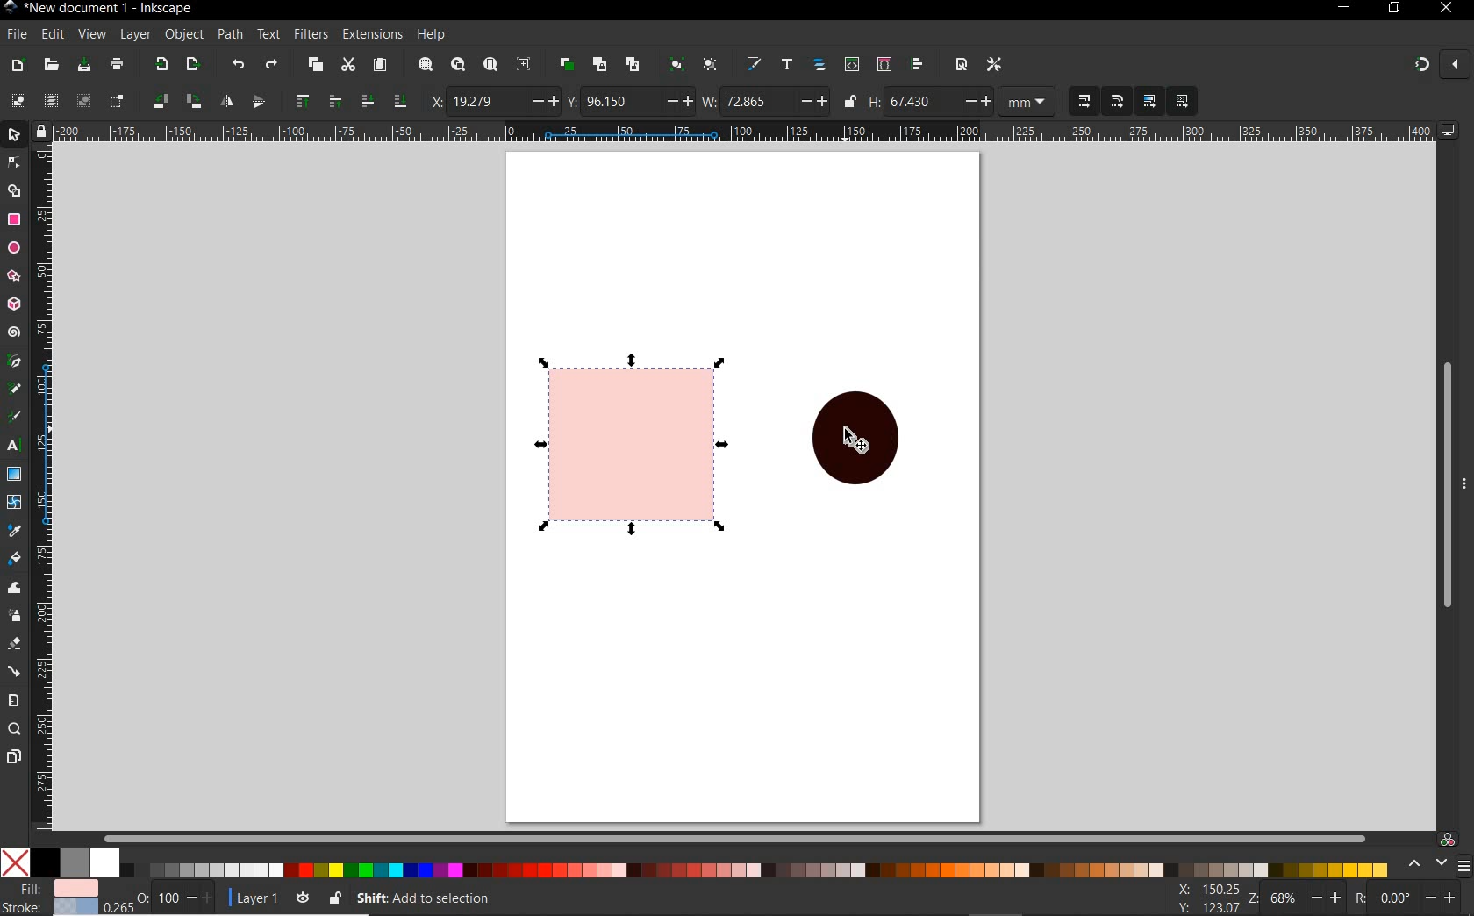 The width and height of the screenshot is (1474, 916). What do you see at coordinates (1304, 900) in the screenshot?
I see `zoom` at bounding box center [1304, 900].